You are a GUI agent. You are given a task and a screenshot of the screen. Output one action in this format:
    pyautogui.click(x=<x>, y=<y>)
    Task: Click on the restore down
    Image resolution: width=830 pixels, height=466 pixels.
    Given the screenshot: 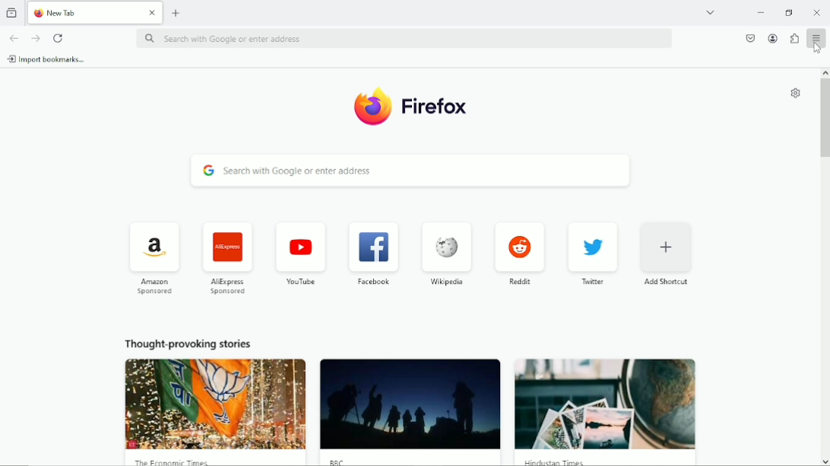 What is the action you would take?
    pyautogui.click(x=789, y=12)
    